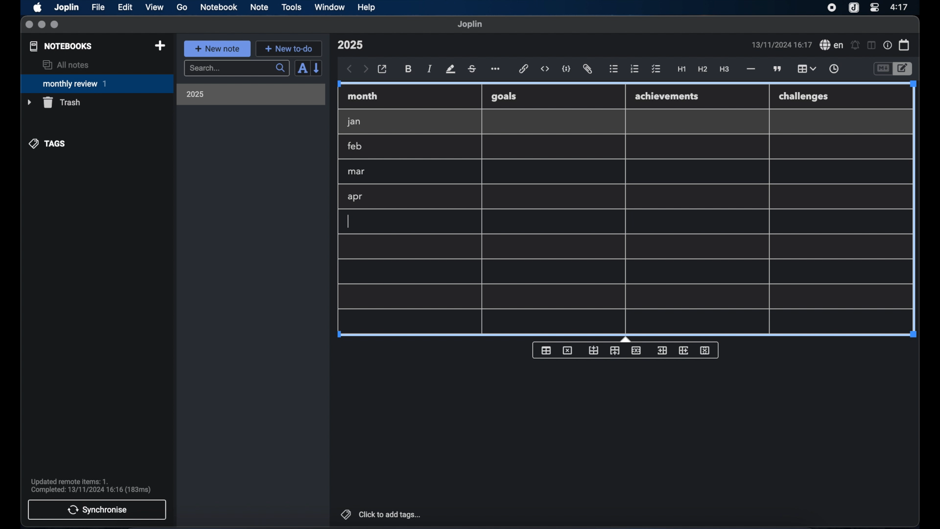  What do you see at coordinates (154, 7) in the screenshot?
I see `view` at bounding box center [154, 7].